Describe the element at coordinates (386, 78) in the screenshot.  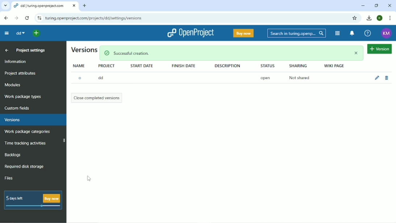
I see `Delete` at that location.